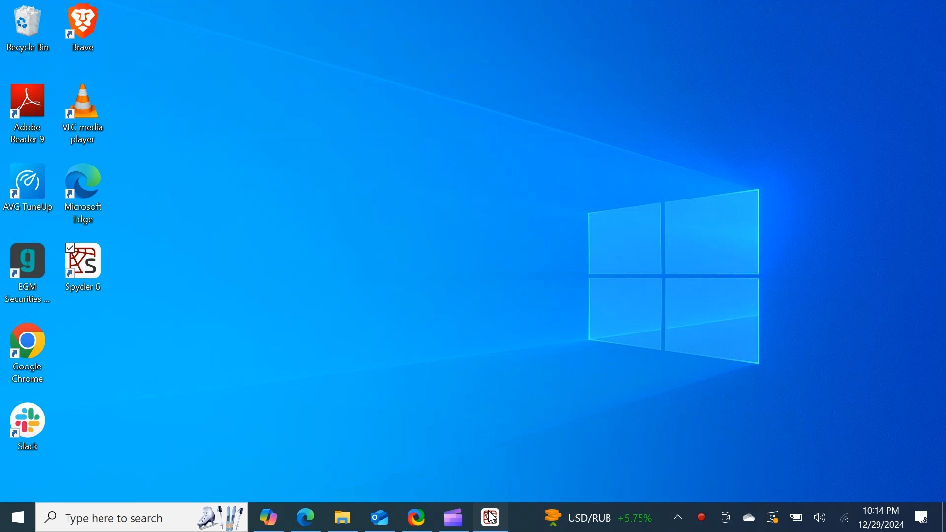 The width and height of the screenshot is (946, 532). What do you see at coordinates (882, 510) in the screenshot?
I see `10:14 PM` at bounding box center [882, 510].